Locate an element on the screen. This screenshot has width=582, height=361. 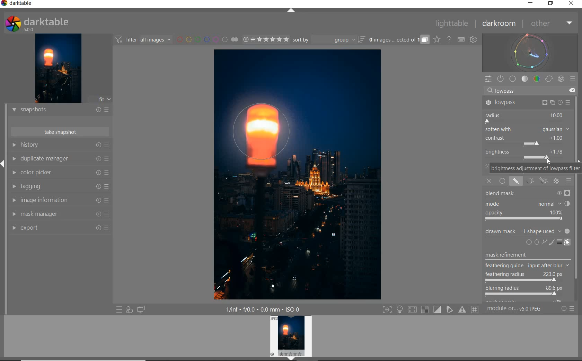
FILTER BY IMAGE COLOR LABEL is located at coordinates (208, 40).